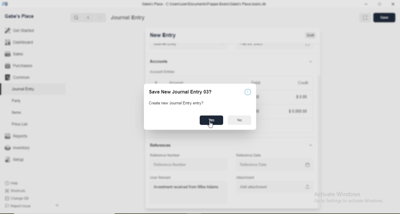 Image resolution: width=400 pixels, height=214 pixels. Describe the element at coordinates (19, 30) in the screenshot. I see `Get Started` at that location.